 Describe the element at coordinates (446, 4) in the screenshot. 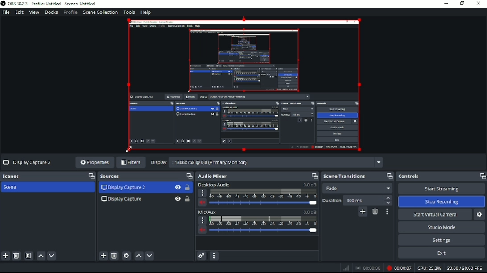

I see `Minimize` at that location.